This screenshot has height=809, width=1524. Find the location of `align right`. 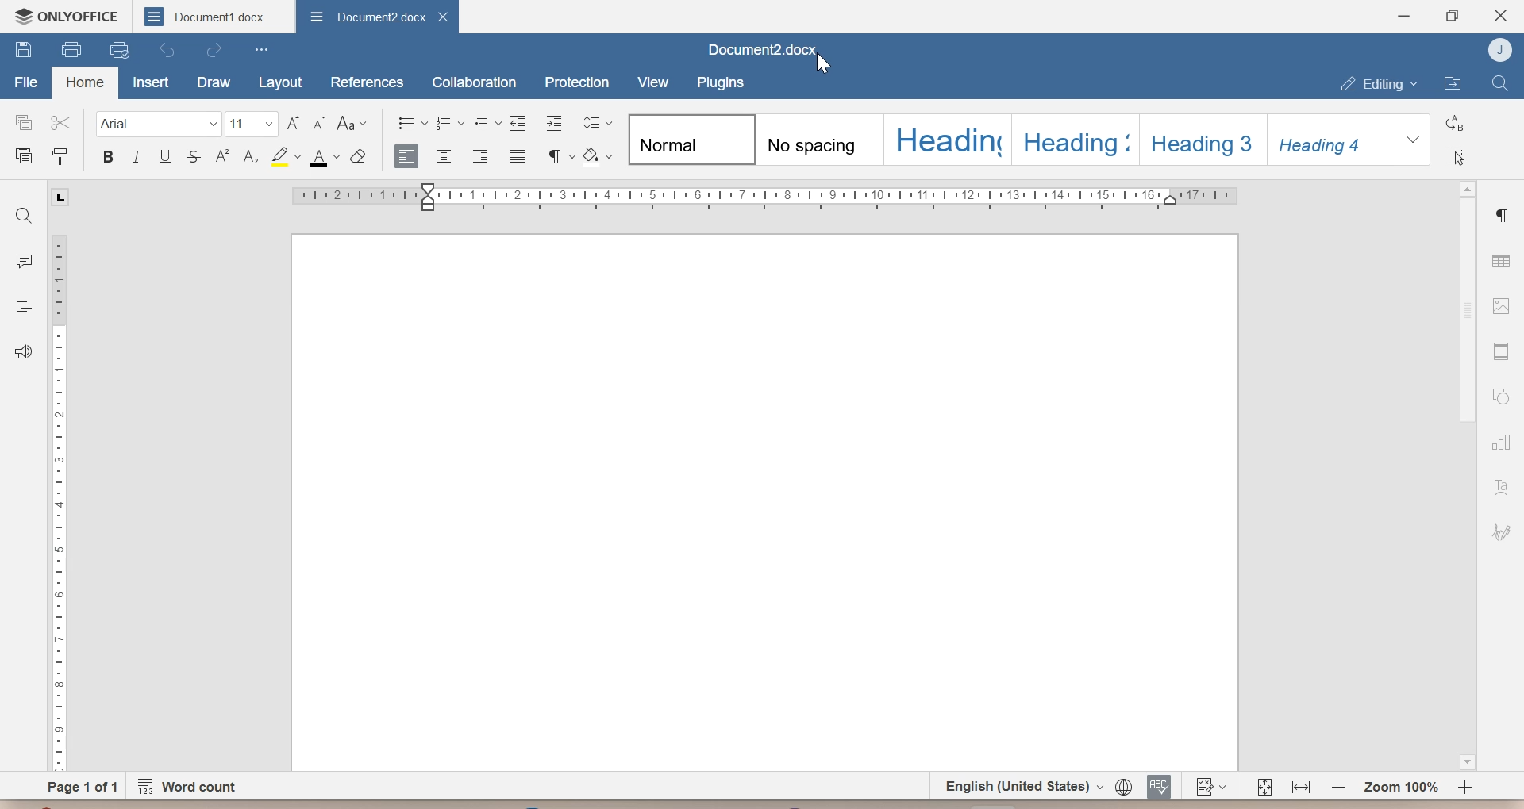

align right is located at coordinates (482, 157).